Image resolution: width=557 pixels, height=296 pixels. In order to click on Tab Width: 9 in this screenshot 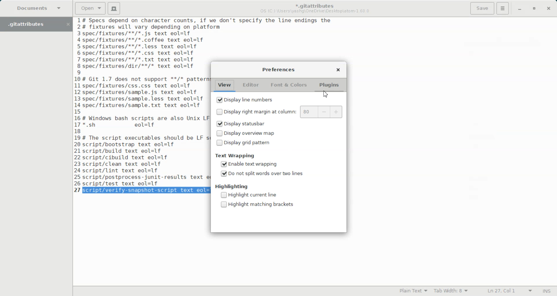, I will do `click(451, 291)`.